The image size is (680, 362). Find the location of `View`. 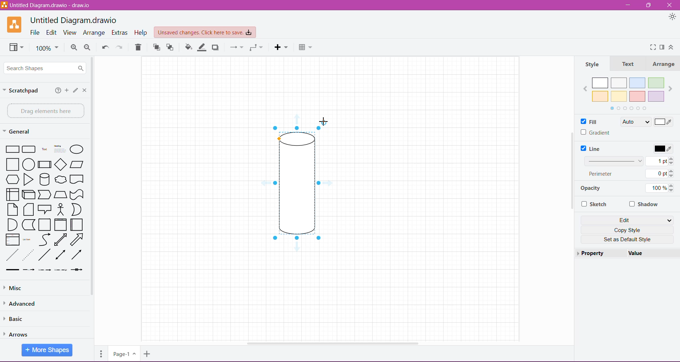

View is located at coordinates (71, 33).